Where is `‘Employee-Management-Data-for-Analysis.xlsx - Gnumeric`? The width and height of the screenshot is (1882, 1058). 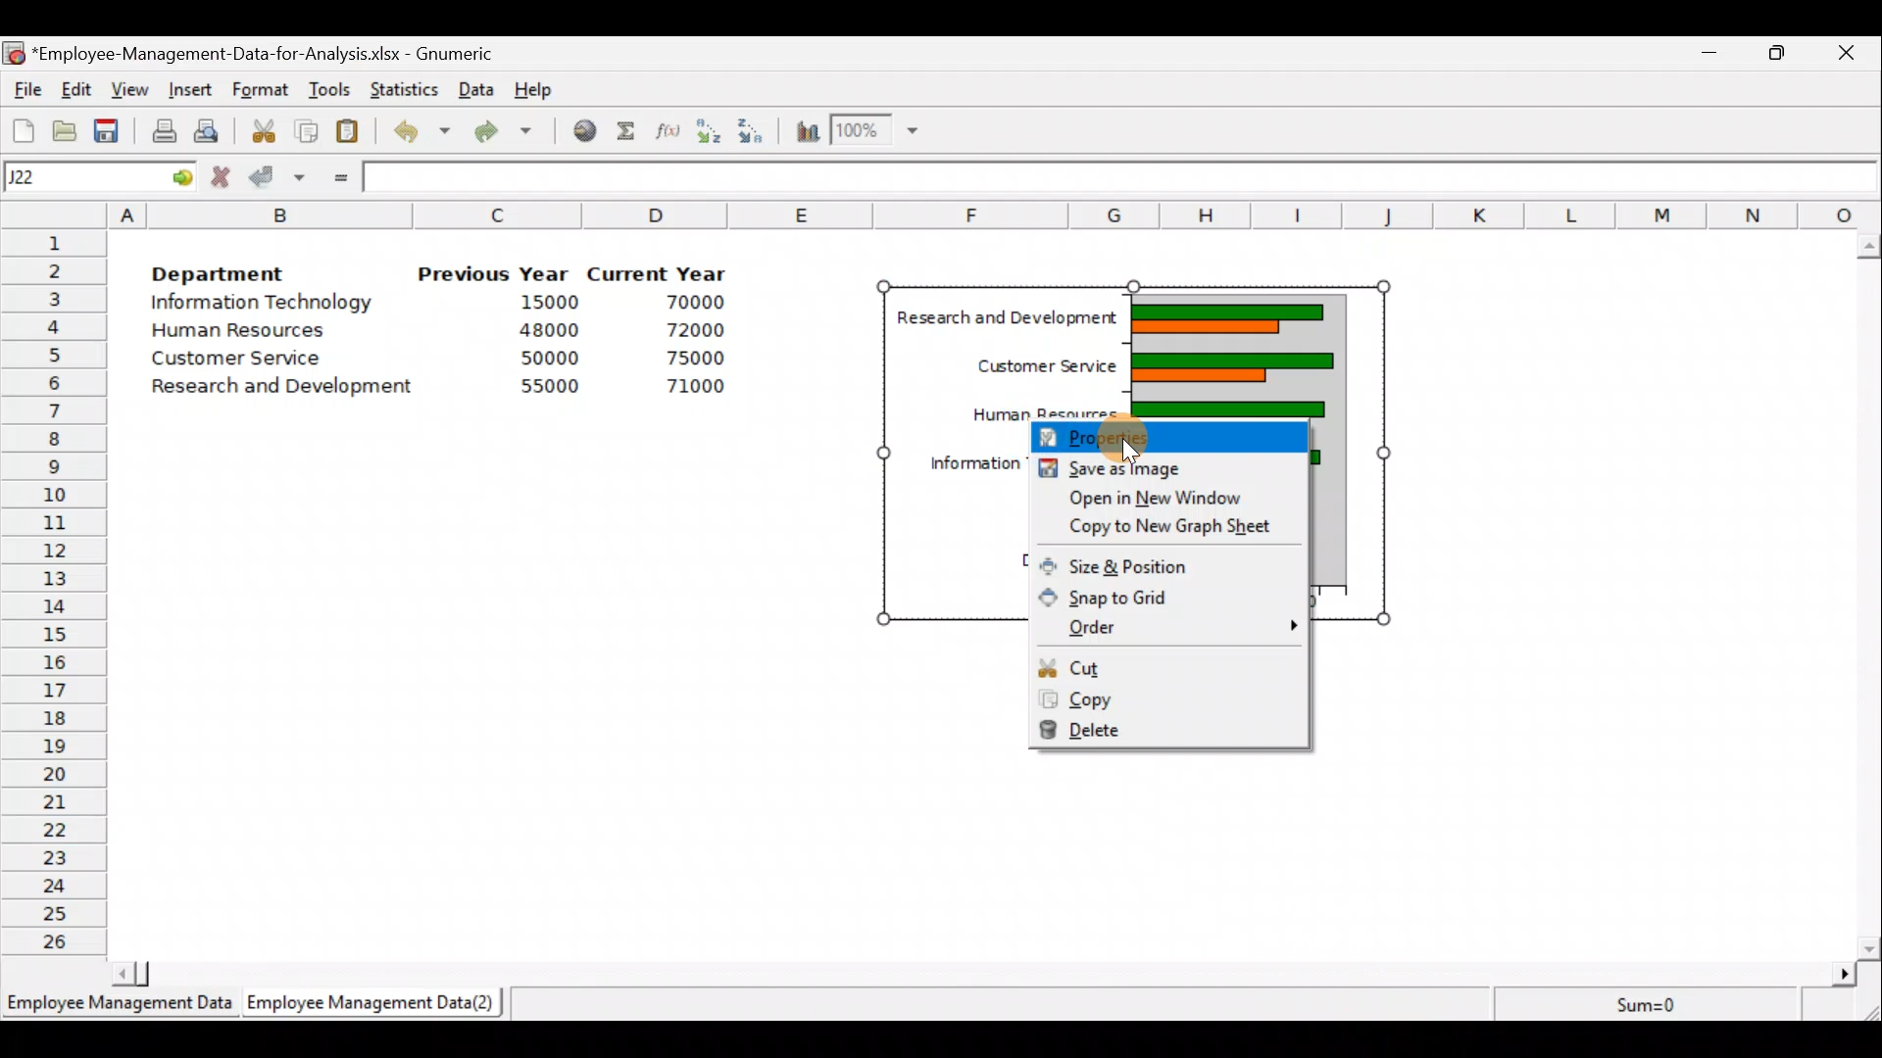 ‘Employee-Management-Data-for-Analysis.xlsx - Gnumeric is located at coordinates (283, 54).